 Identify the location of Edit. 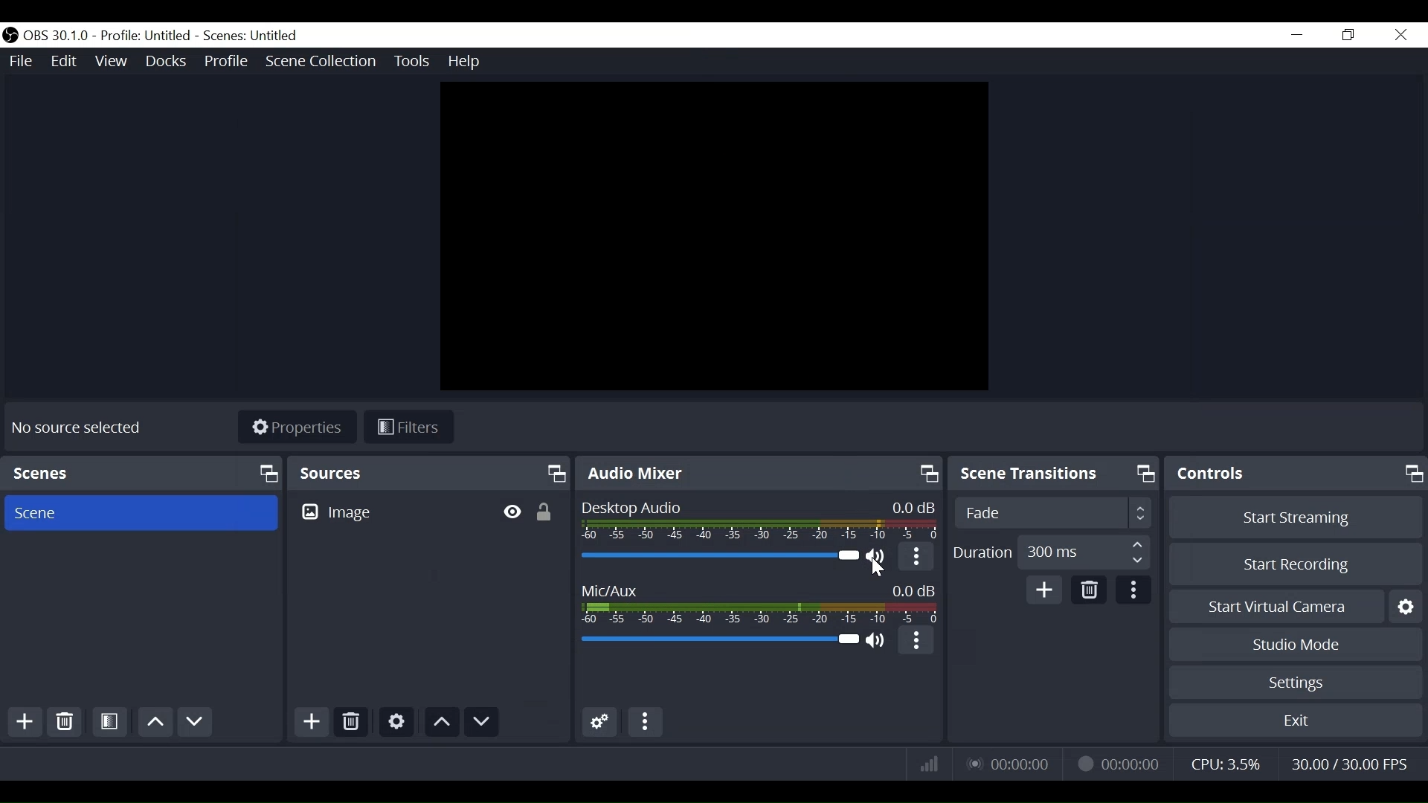
(65, 62).